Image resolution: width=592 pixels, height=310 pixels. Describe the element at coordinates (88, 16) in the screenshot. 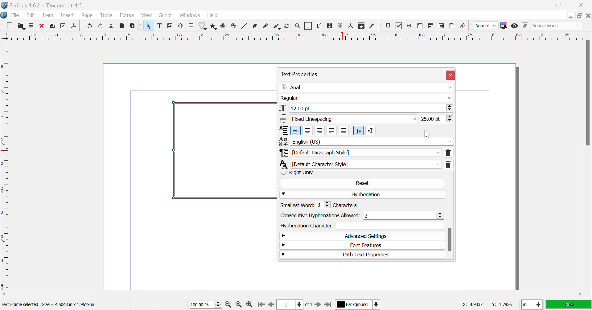

I see `Page` at that location.